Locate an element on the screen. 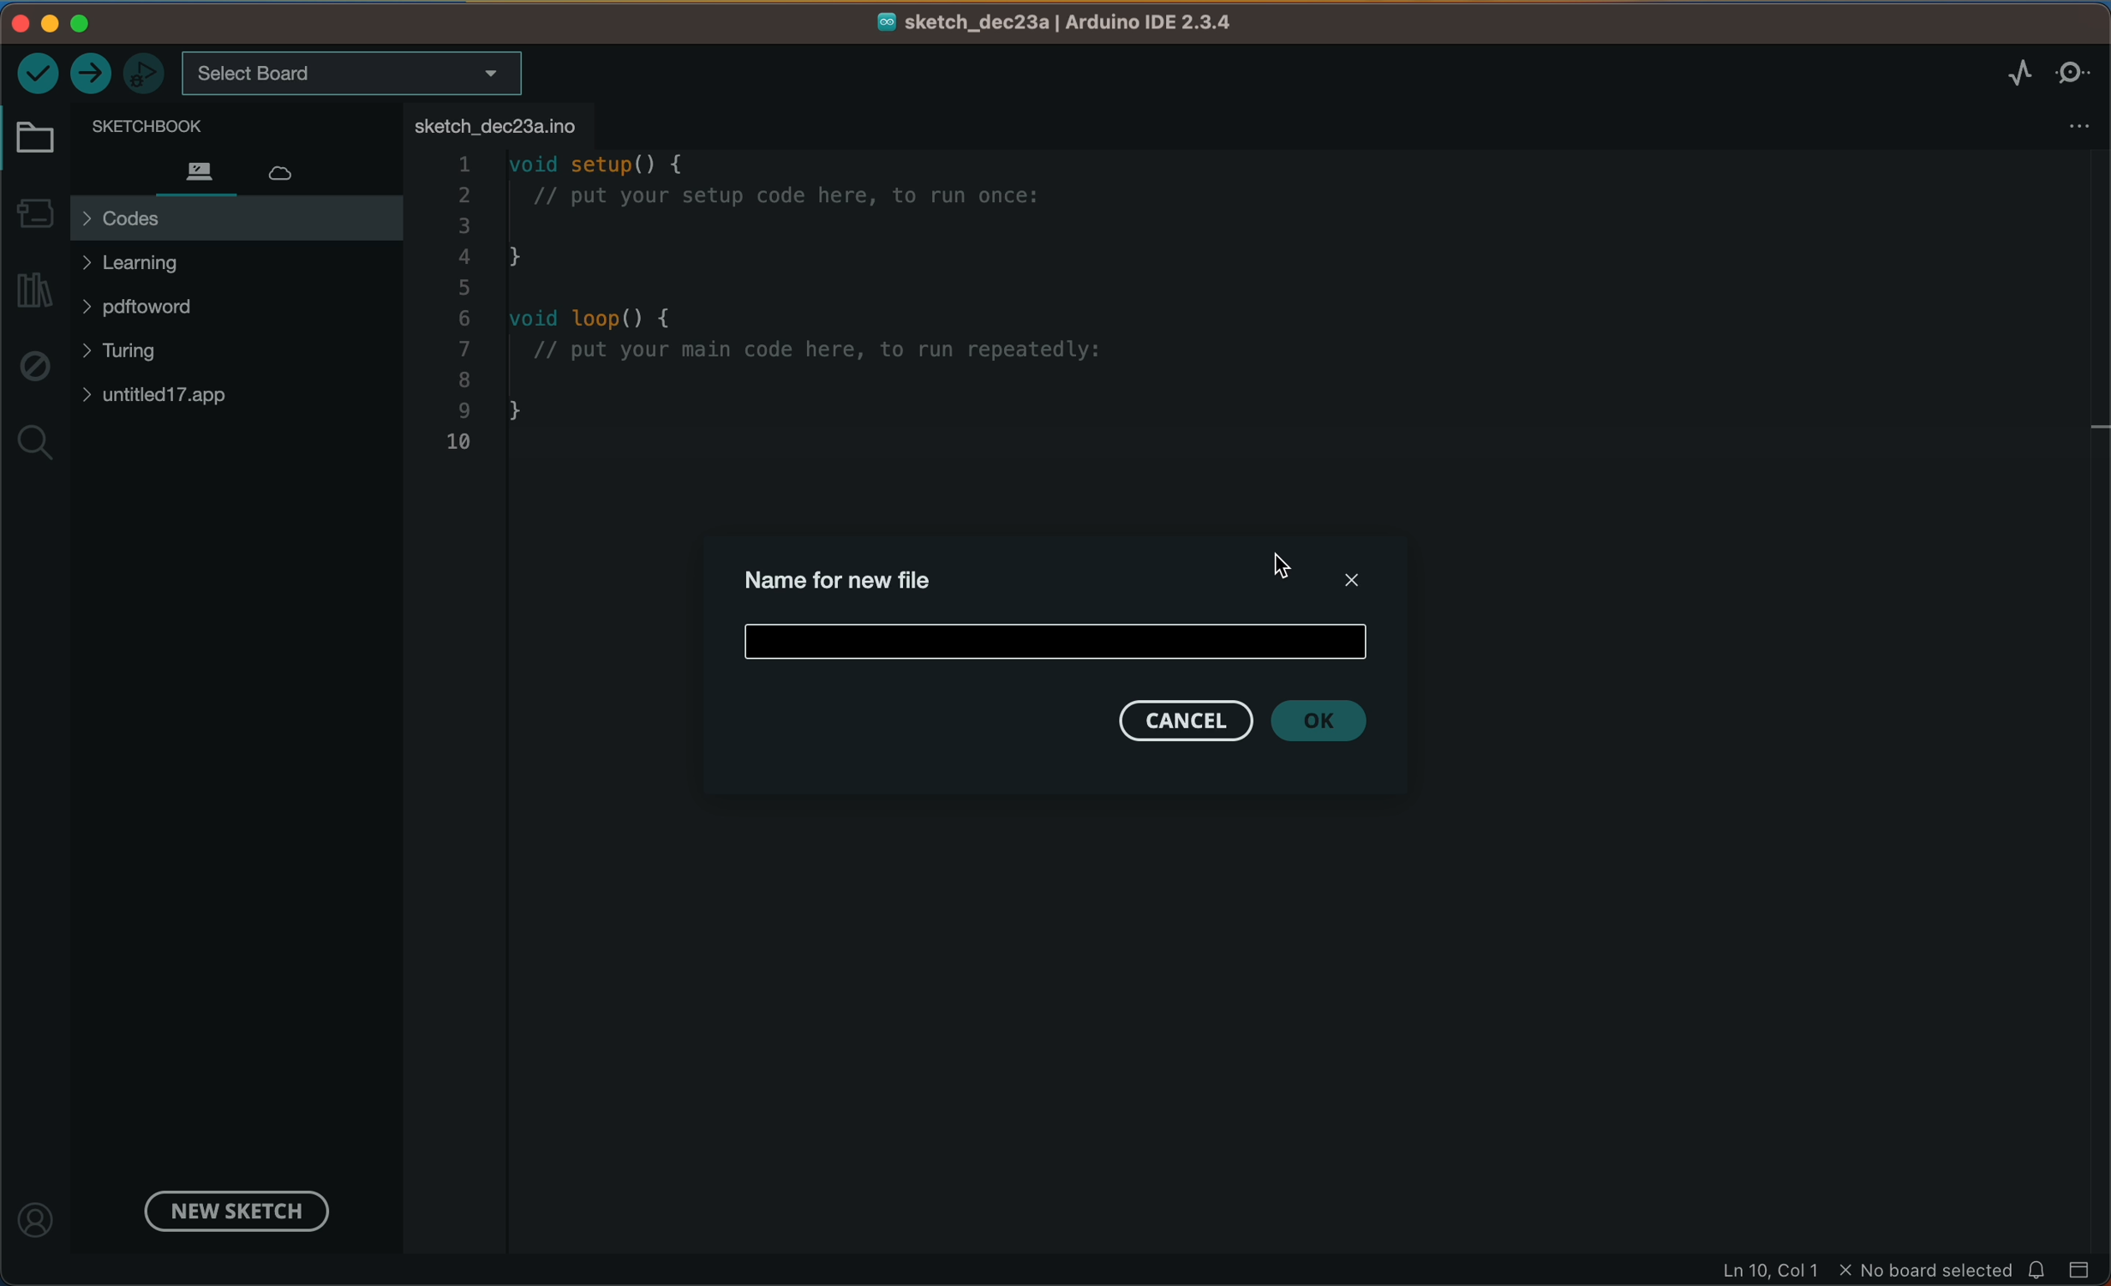 The width and height of the screenshot is (2111, 1286). turing is located at coordinates (133, 354).